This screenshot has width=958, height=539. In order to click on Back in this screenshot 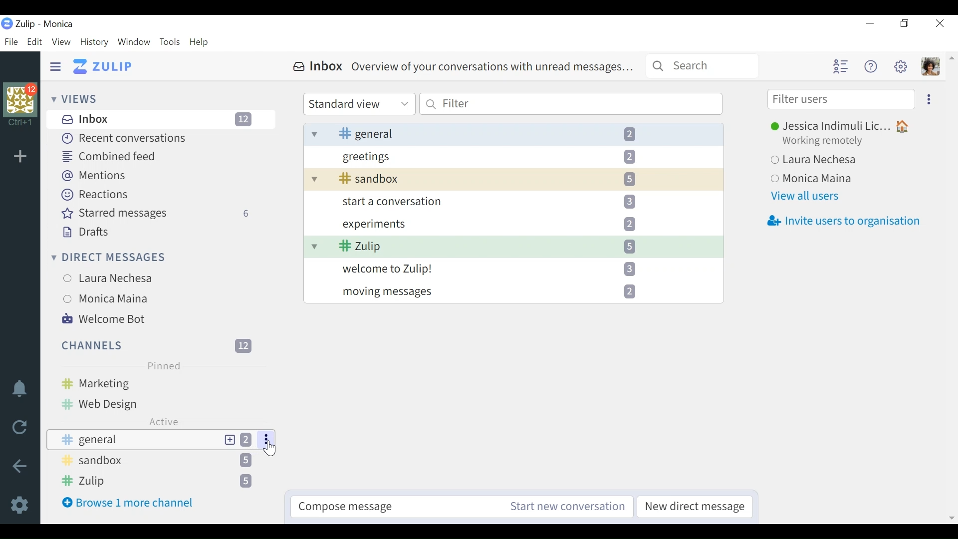, I will do `click(19, 467)`.